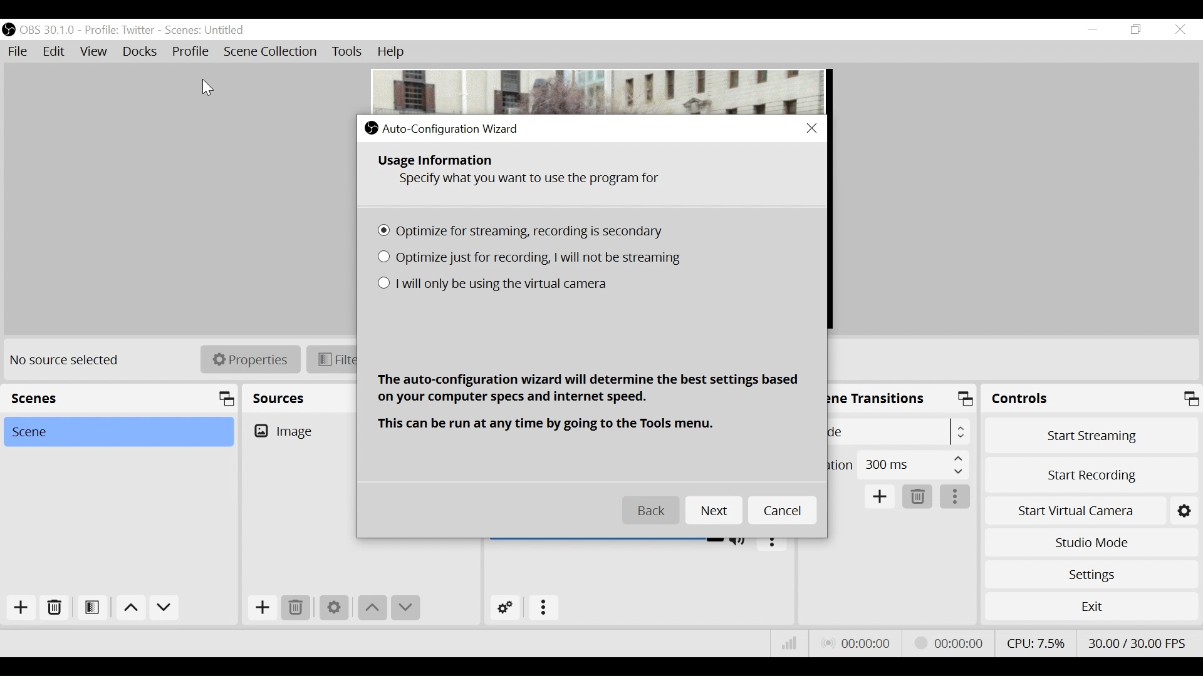  What do you see at coordinates (810, 128) in the screenshot?
I see `Close` at bounding box center [810, 128].